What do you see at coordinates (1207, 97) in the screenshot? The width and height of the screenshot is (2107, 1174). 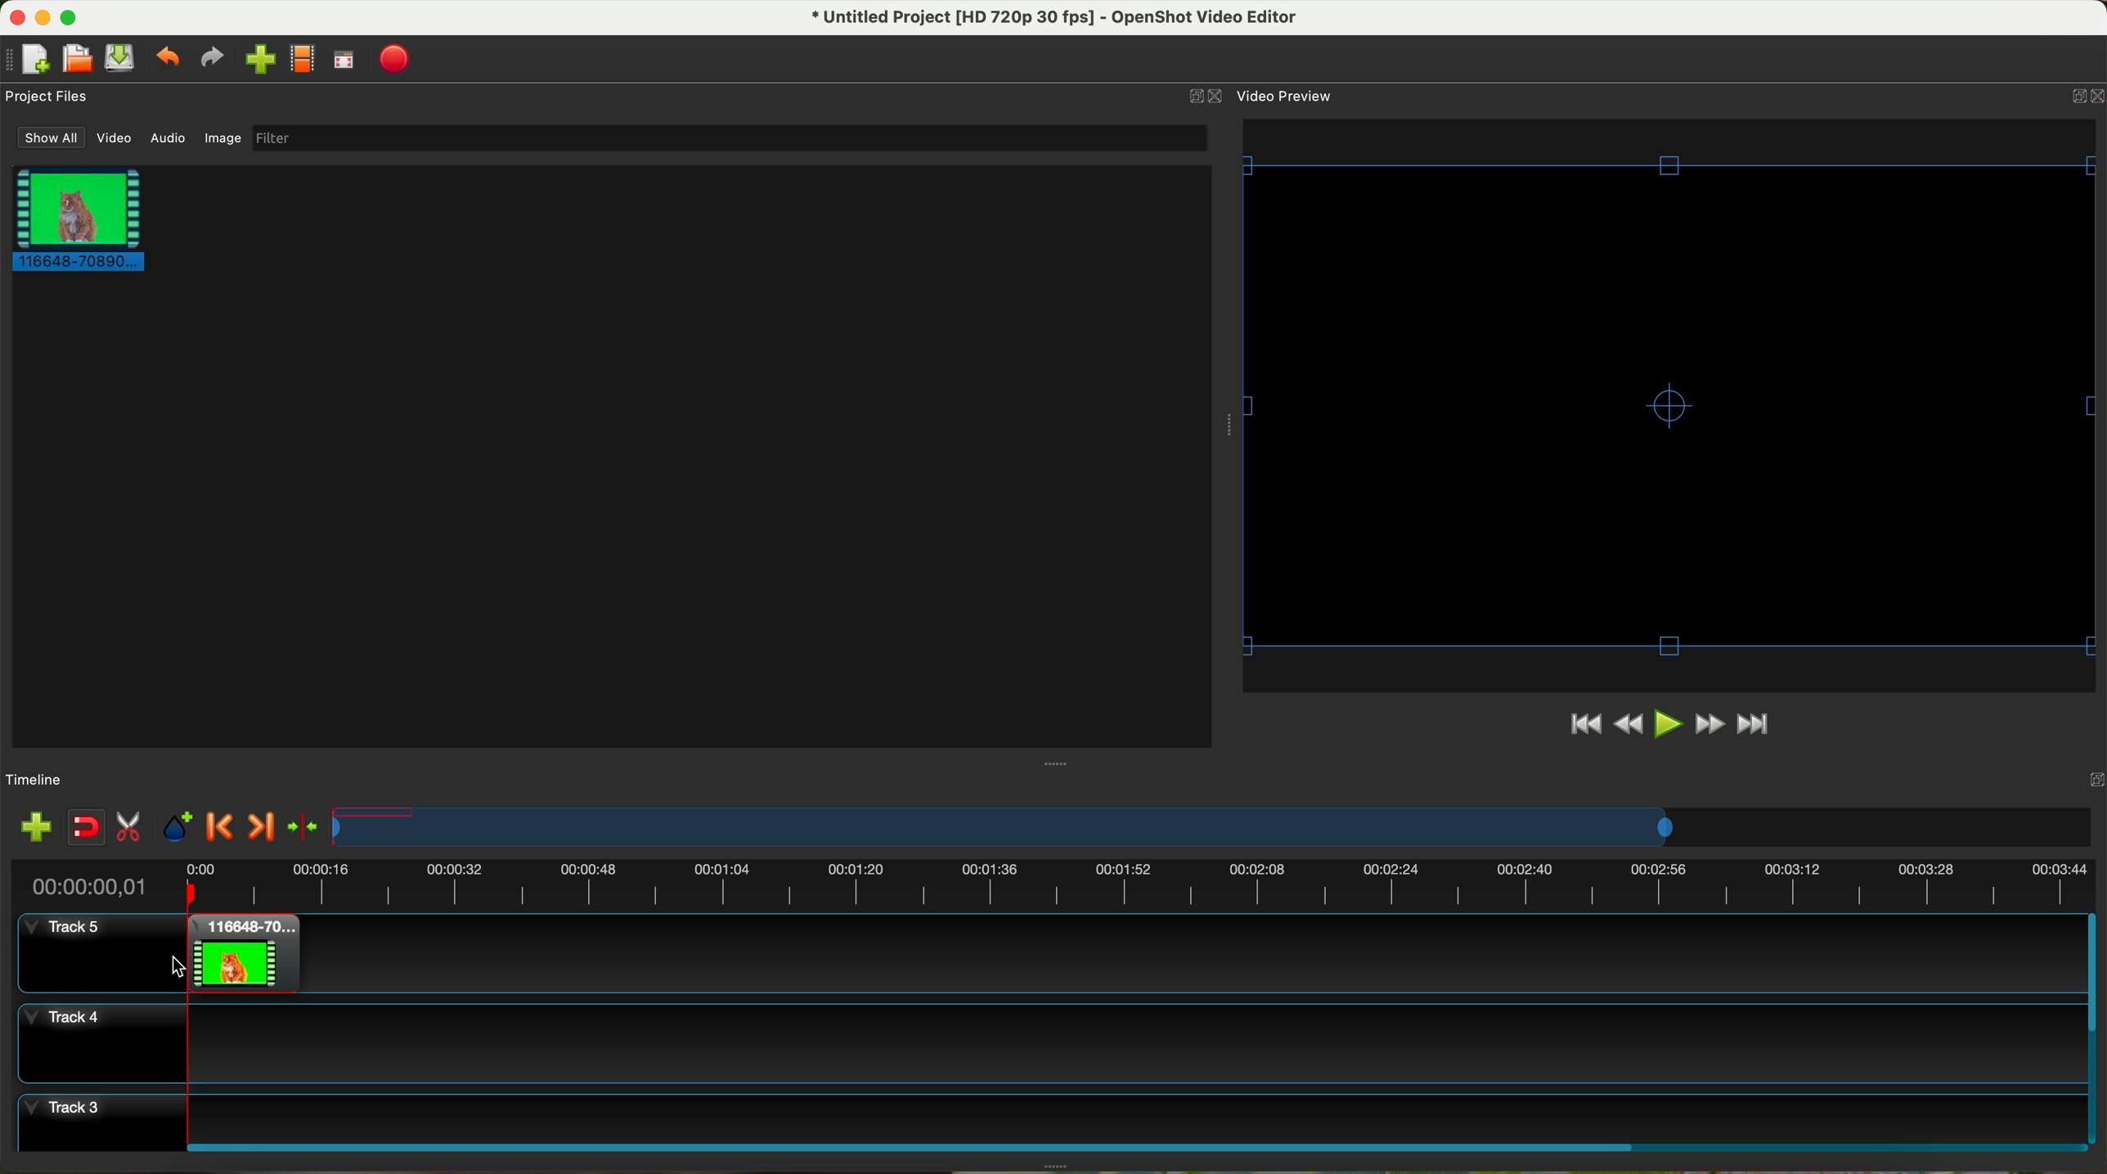 I see `close` at bounding box center [1207, 97].